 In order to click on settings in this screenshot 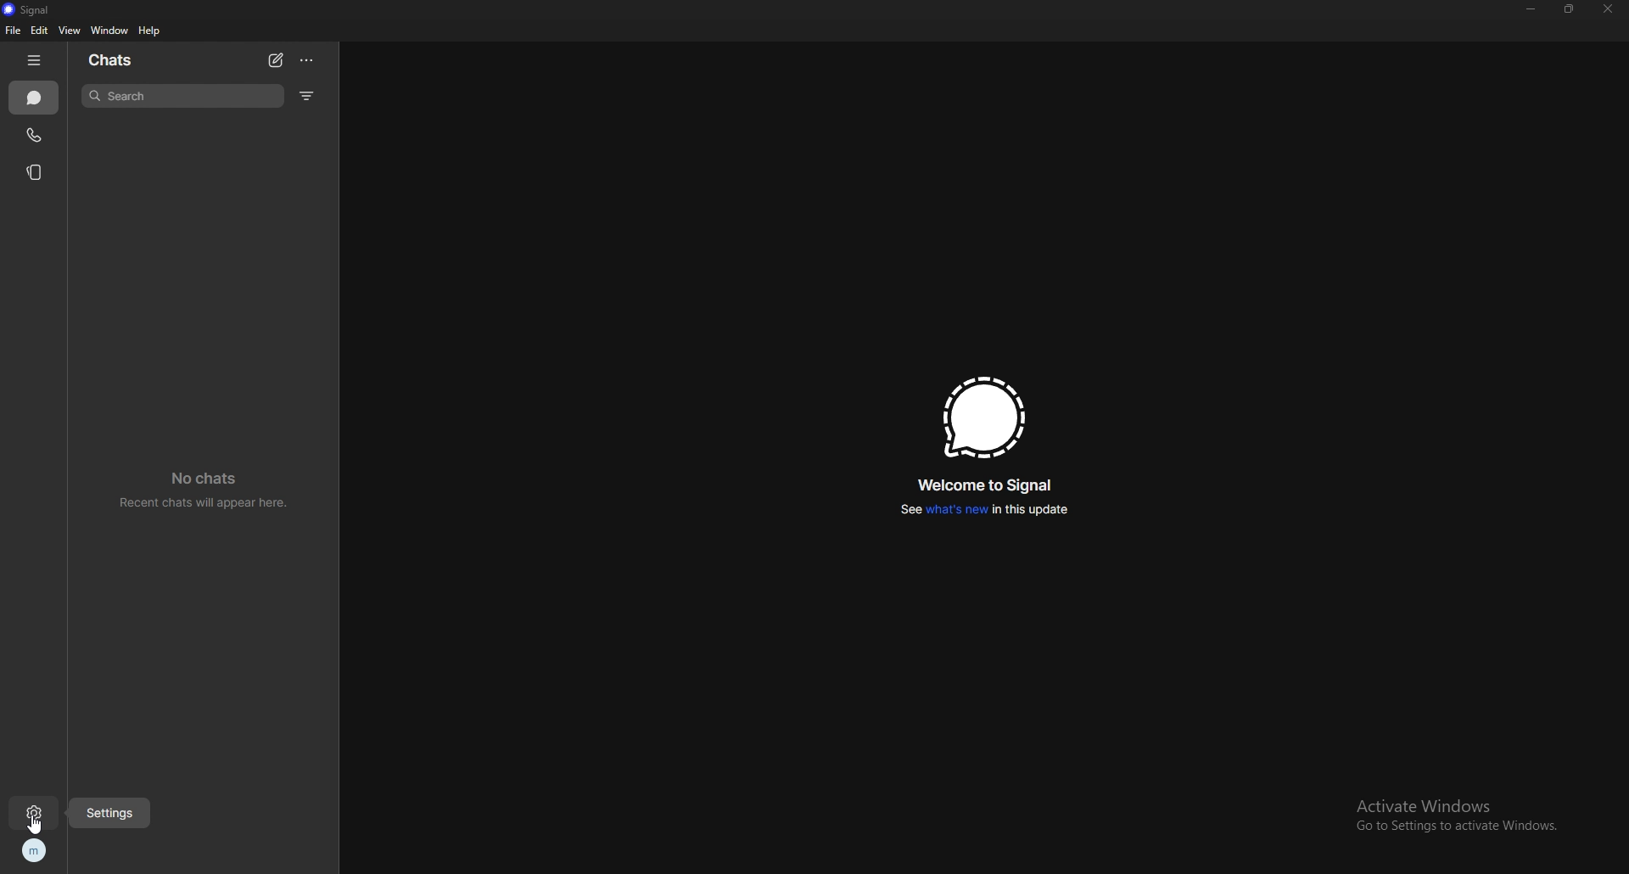, I will do `click(109, 813)`.